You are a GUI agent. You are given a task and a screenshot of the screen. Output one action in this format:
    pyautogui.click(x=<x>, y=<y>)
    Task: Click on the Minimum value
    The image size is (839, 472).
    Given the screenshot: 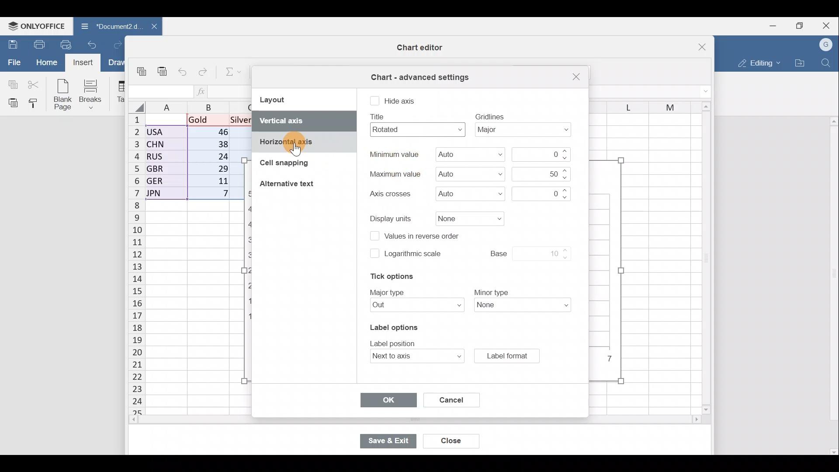 What is the action you would take?
    pyautogui.click(x=543, y=154)
    